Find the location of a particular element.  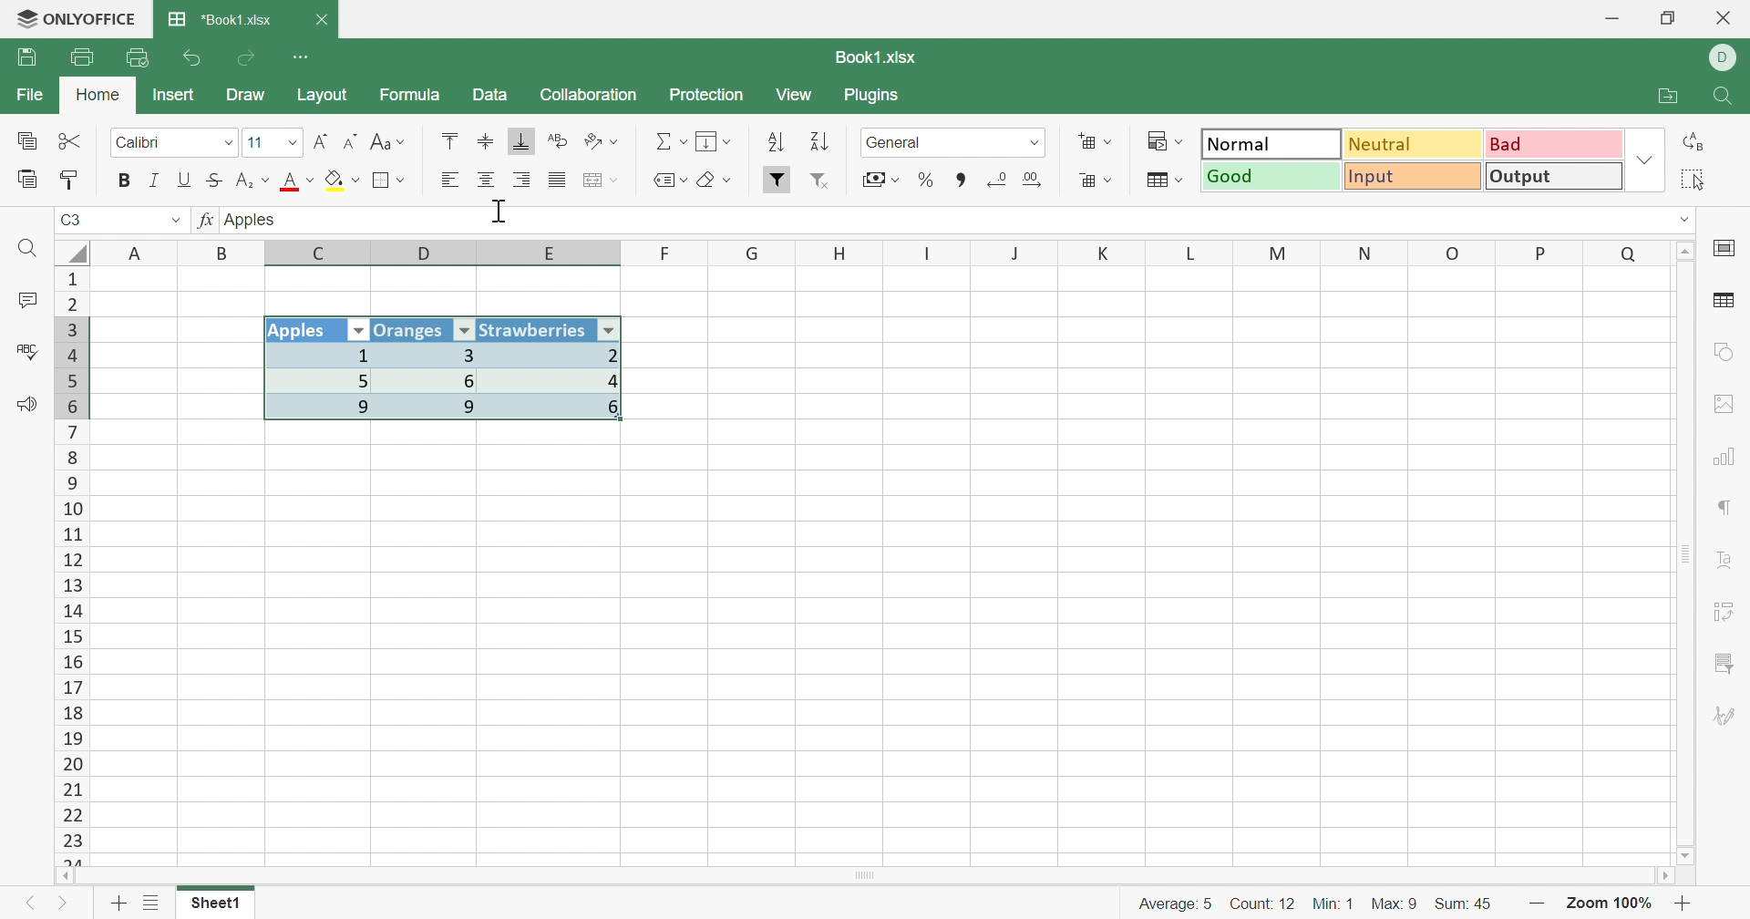

Summation is located at coordinates (671, 142).